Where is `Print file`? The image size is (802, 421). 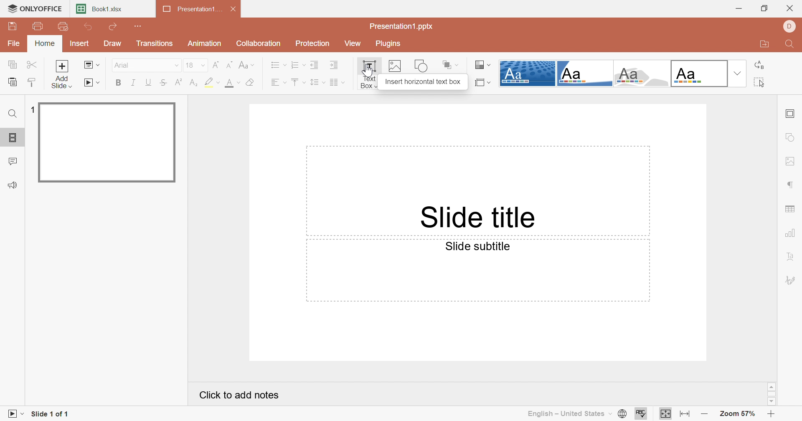 Print file is located at coordinates (40, 28).